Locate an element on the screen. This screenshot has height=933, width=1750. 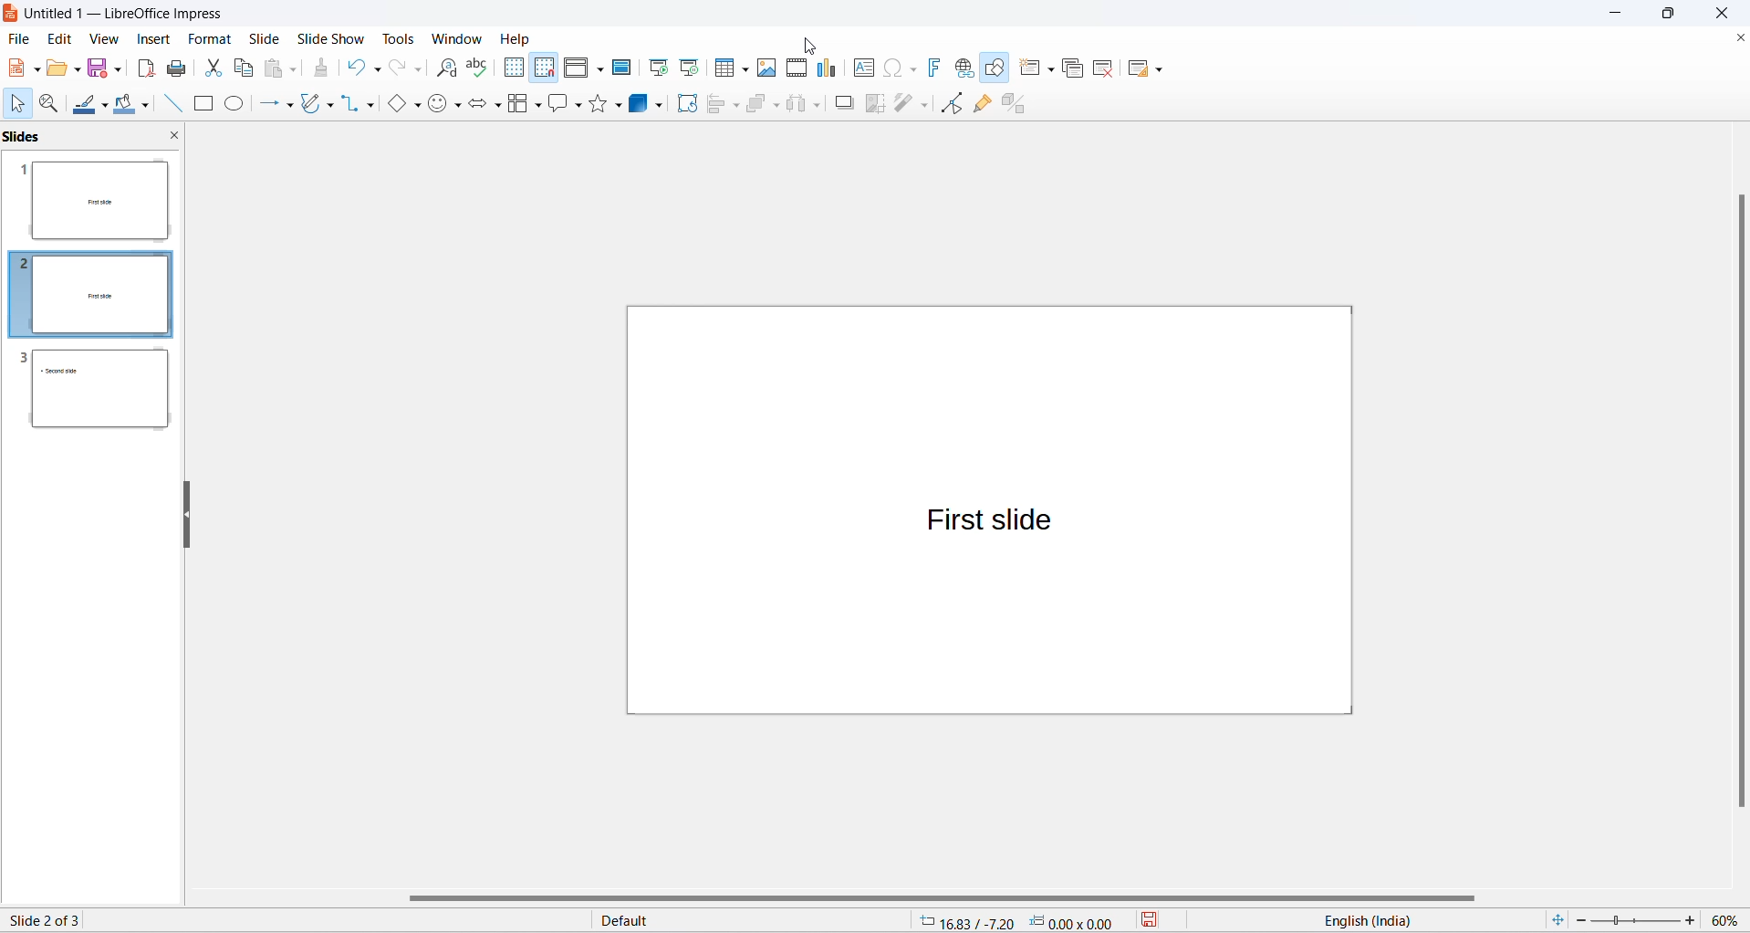
display view is located at coordinates (577, 68).